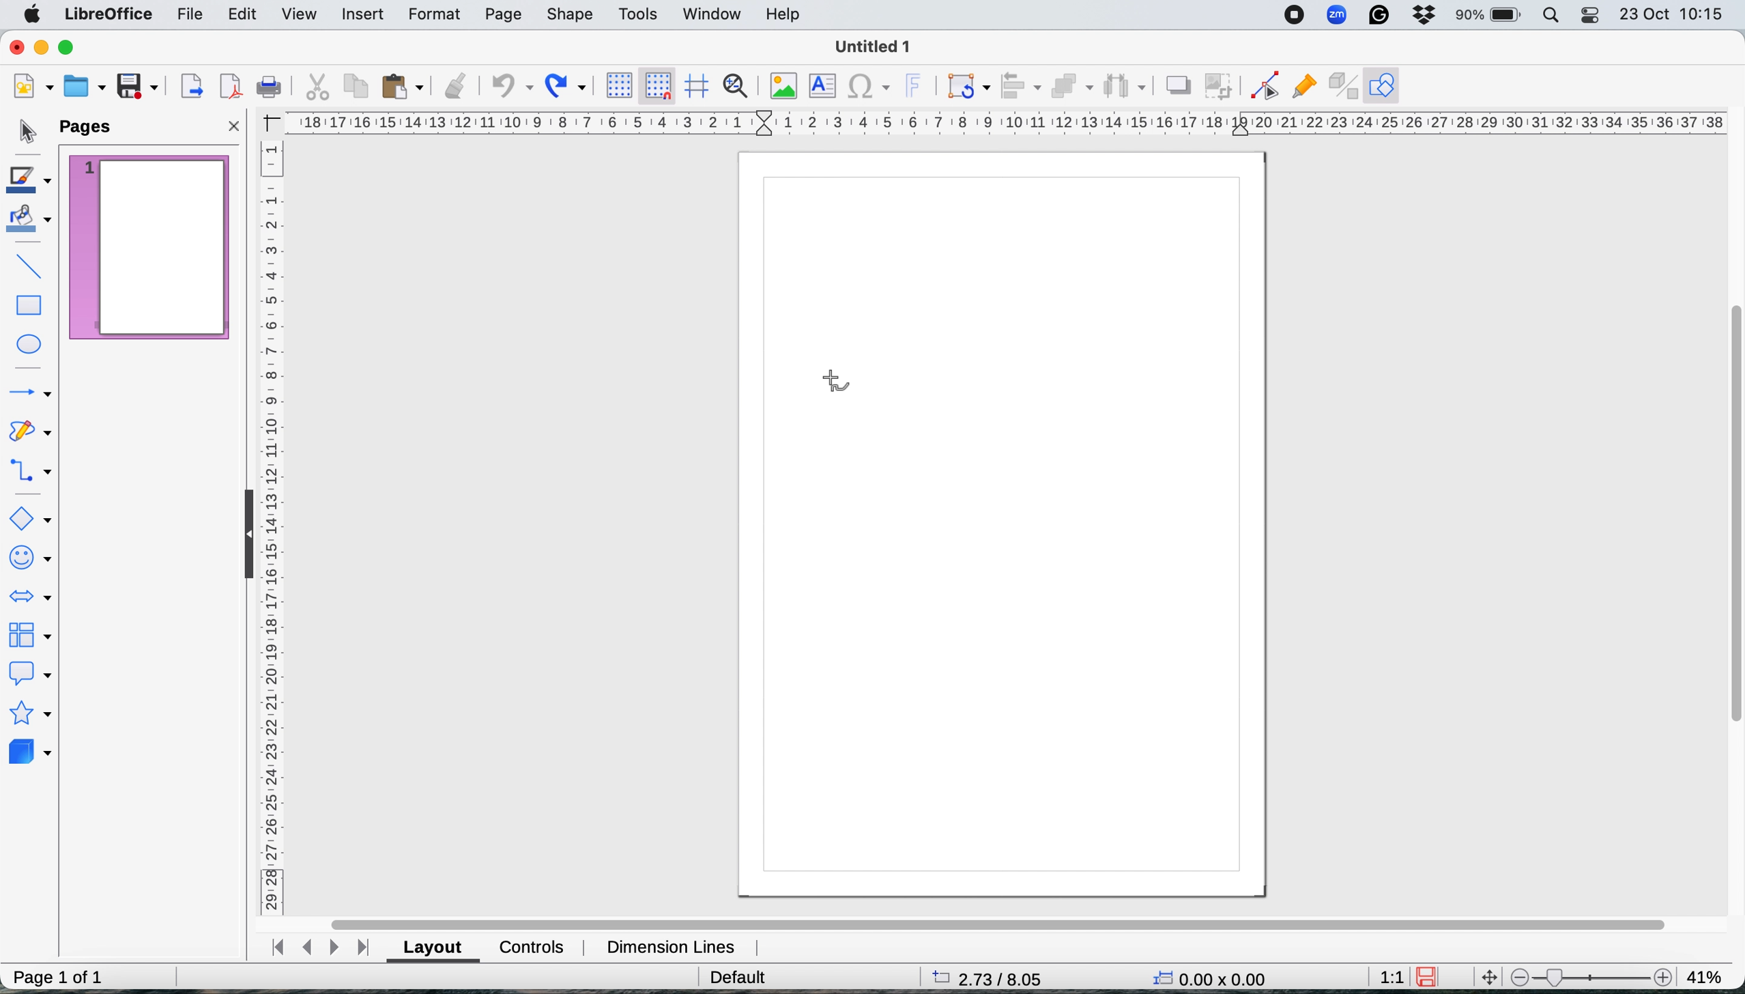  What do you see at coordinates (1222, 87) in the screenshot?
I see `crop image` at bounding box center [1222, 87].